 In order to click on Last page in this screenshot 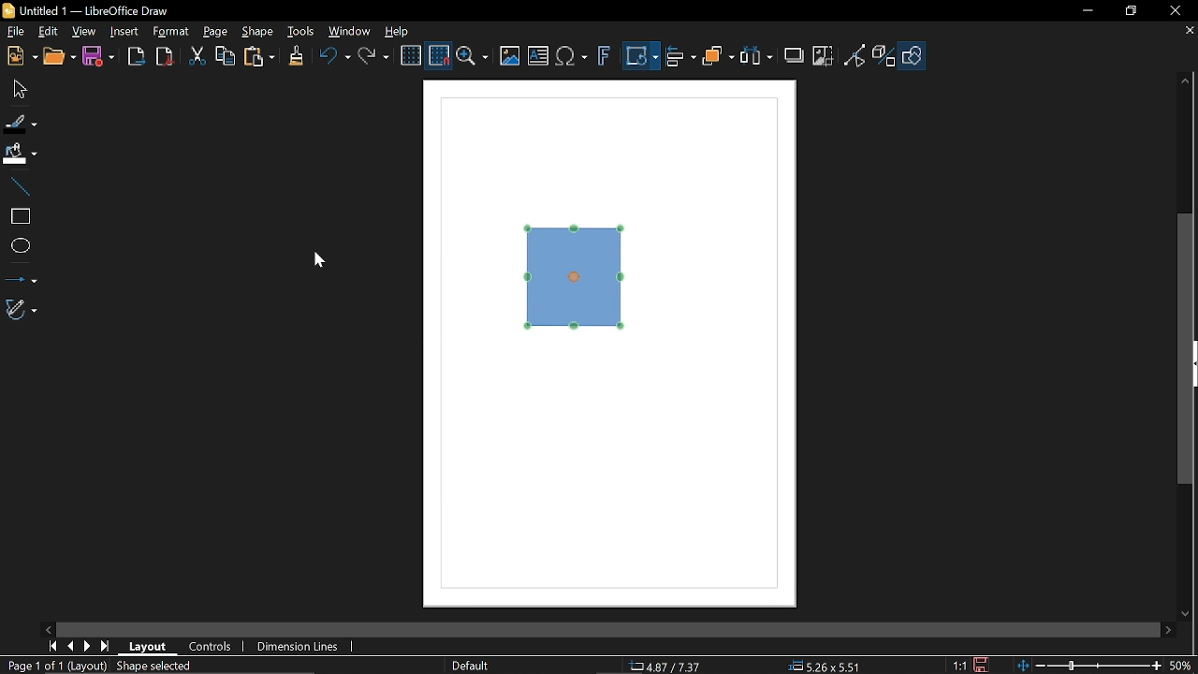, I will do `click(105, 647)`.